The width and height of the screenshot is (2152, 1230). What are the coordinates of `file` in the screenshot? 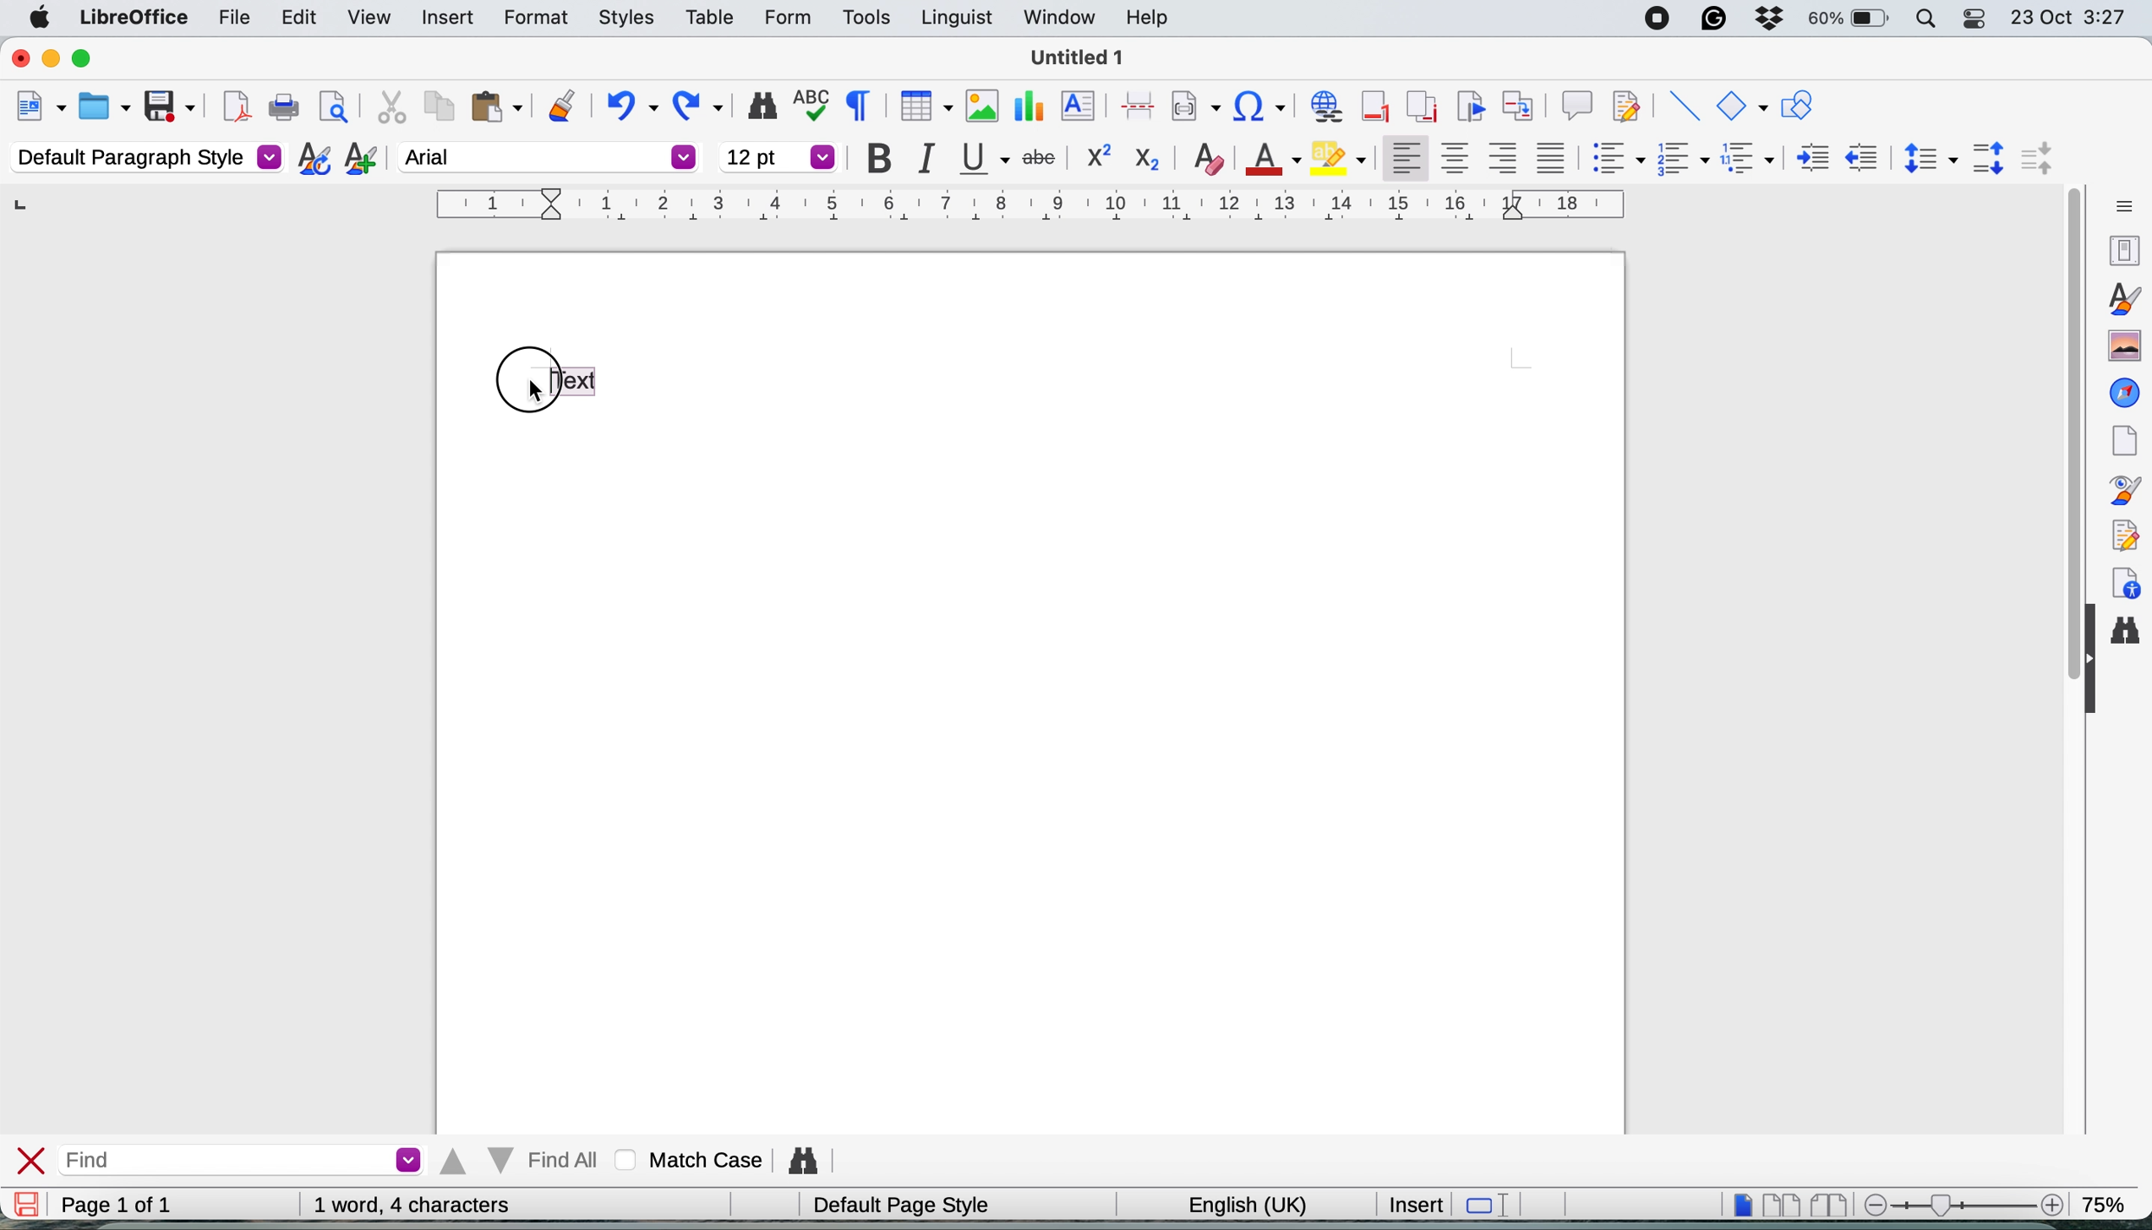 It's located at (227, 19).